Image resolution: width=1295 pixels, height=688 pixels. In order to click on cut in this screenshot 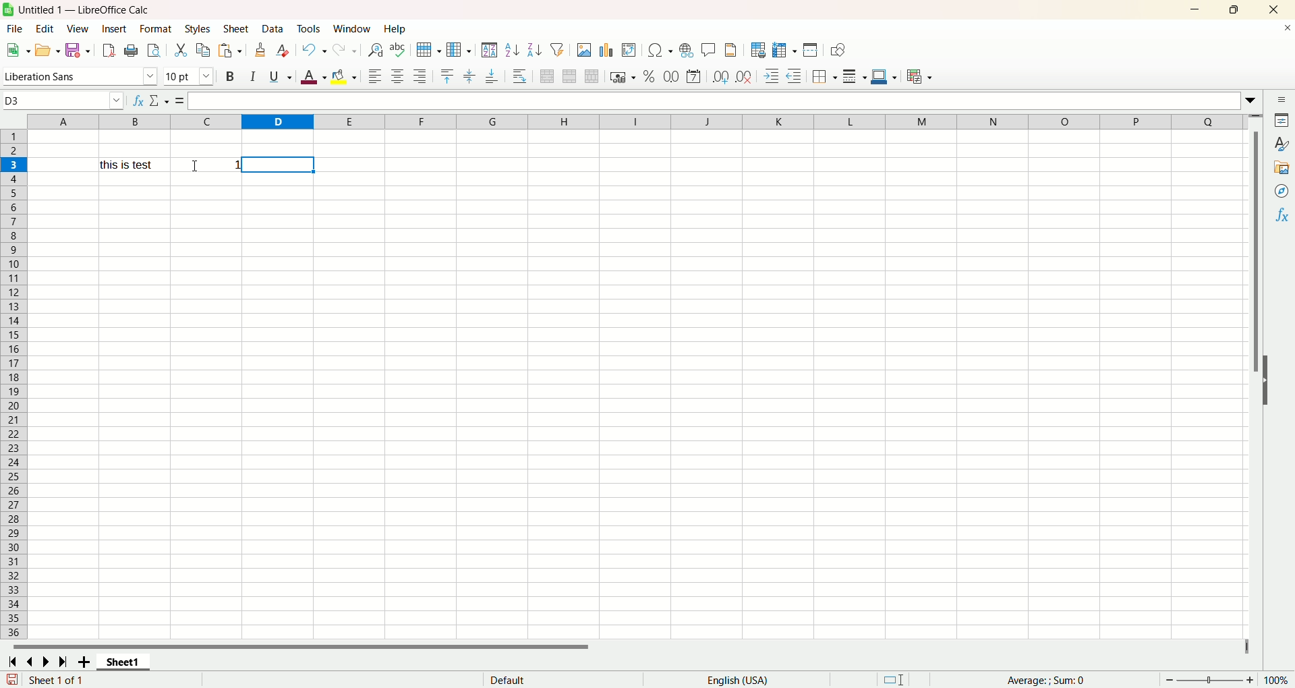, I will do `click(182, 50)`.